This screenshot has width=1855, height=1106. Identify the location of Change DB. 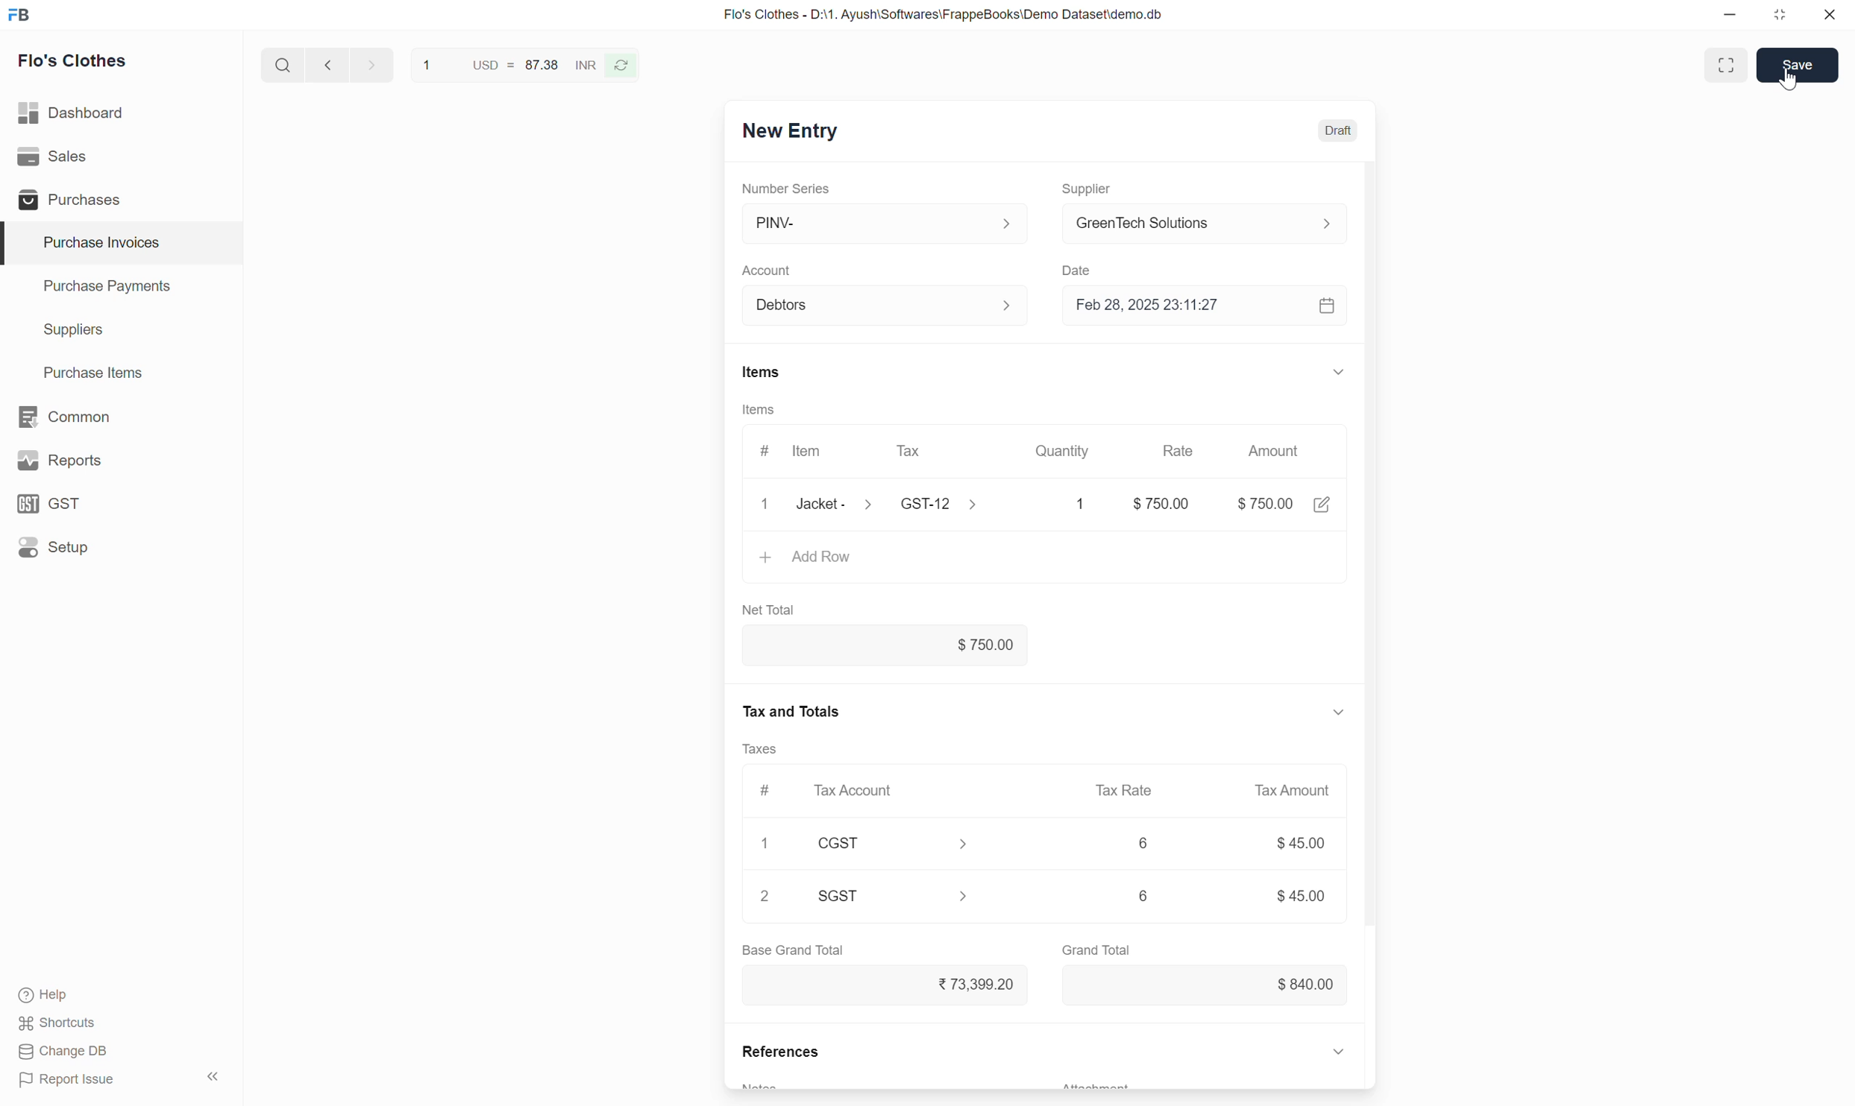
(64, 1052).